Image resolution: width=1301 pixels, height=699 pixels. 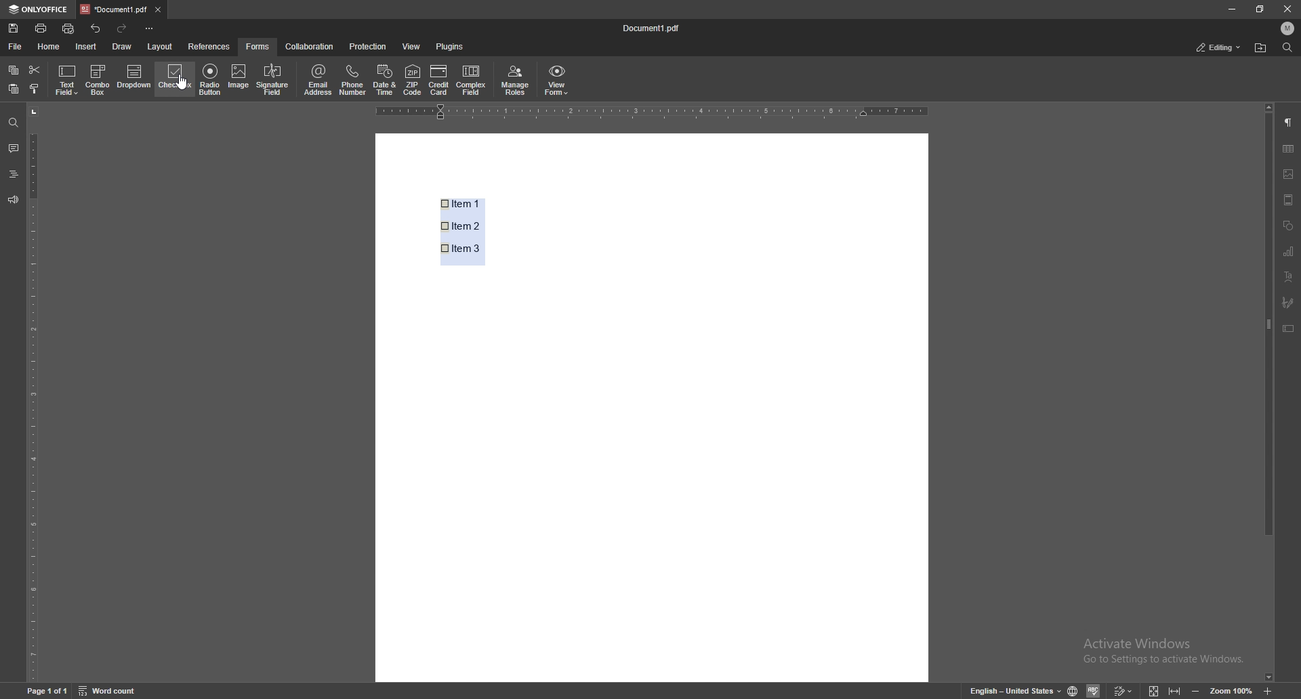 What do you see at coordinates (1287, 47) in the screenshot?
I see `find` at bounding box center [1287, 47].